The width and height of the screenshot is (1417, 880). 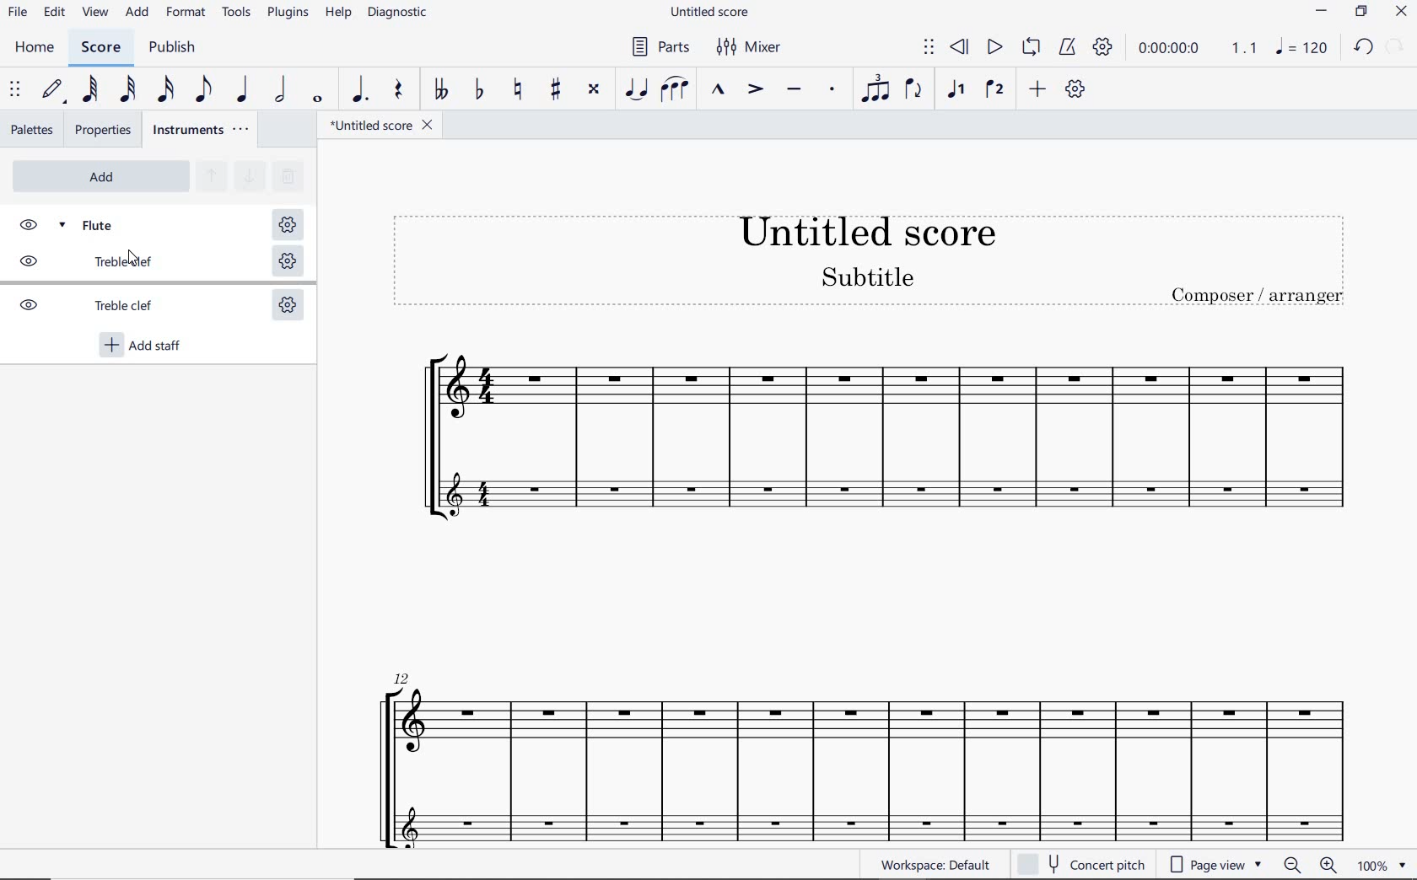 What do you see at coordinates (101, 47) in the screenshot?
I see `score` at bounding box center [101, 47].